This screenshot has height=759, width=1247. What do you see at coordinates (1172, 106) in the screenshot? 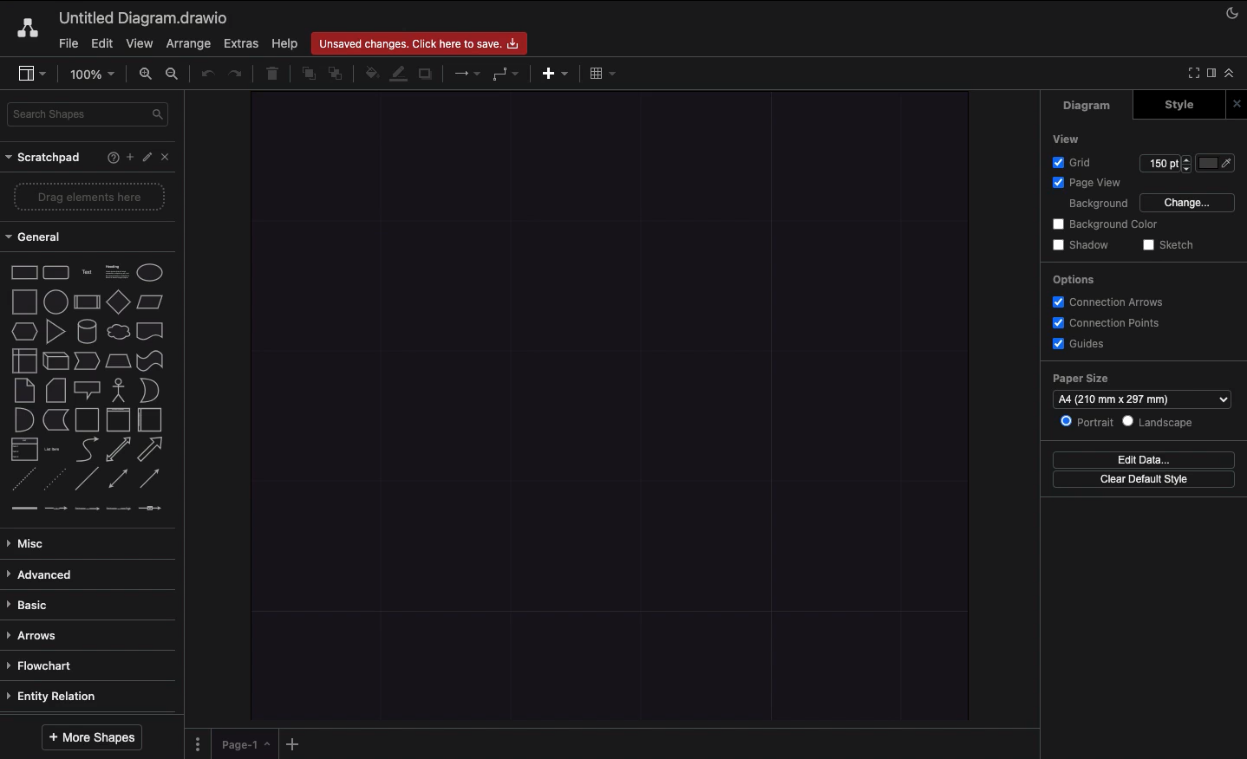
I see `Style` at bounding box center [1172, 106].